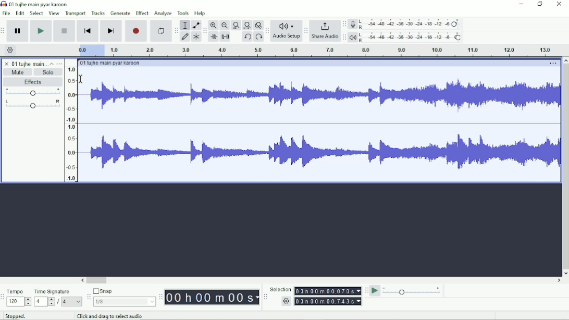  Describe the element at coordinates (258, 25) in the screenshot. I see `Zoom toggle` at that location.